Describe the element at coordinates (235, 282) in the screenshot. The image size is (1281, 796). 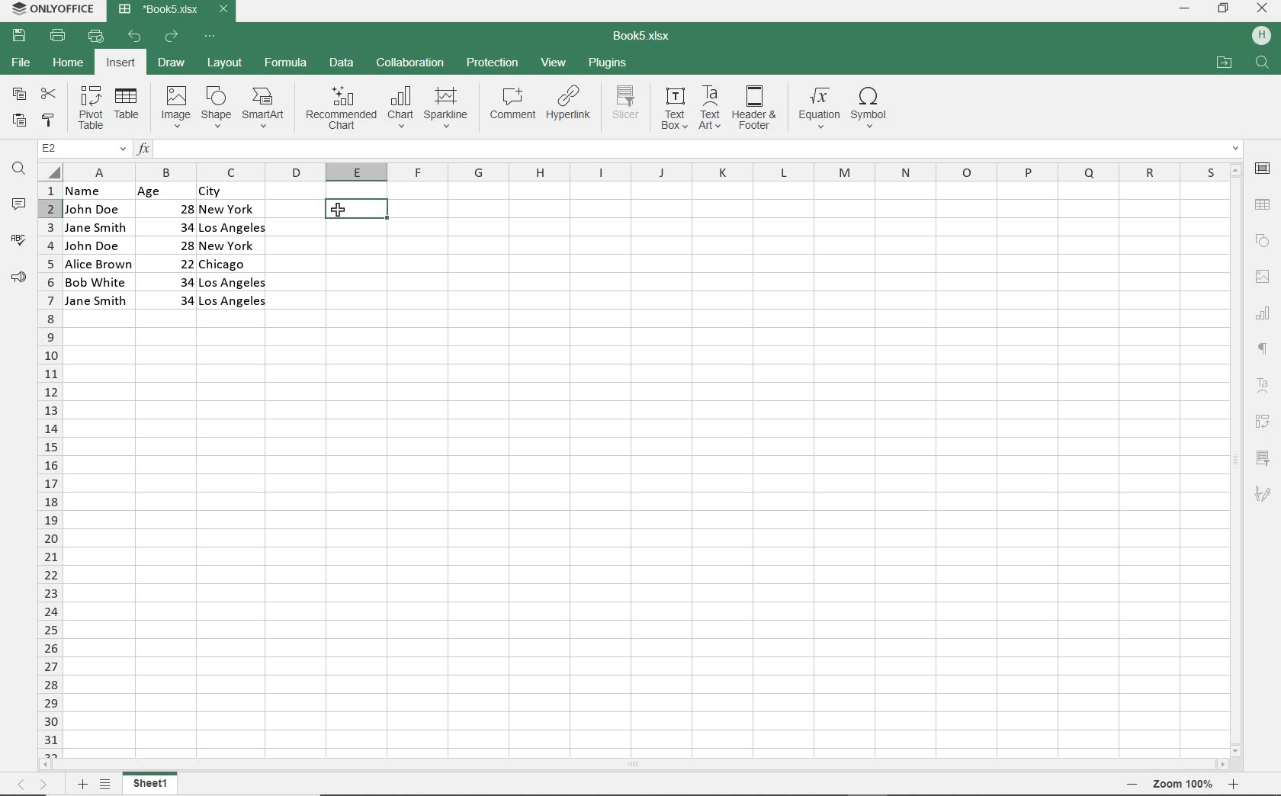
I see `Los Angeles` at that location.